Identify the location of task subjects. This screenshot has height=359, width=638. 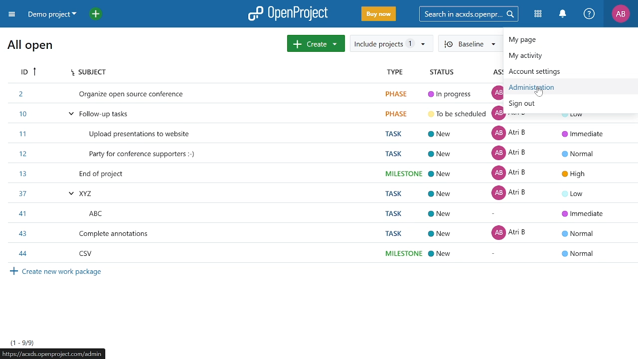
(136, 174).